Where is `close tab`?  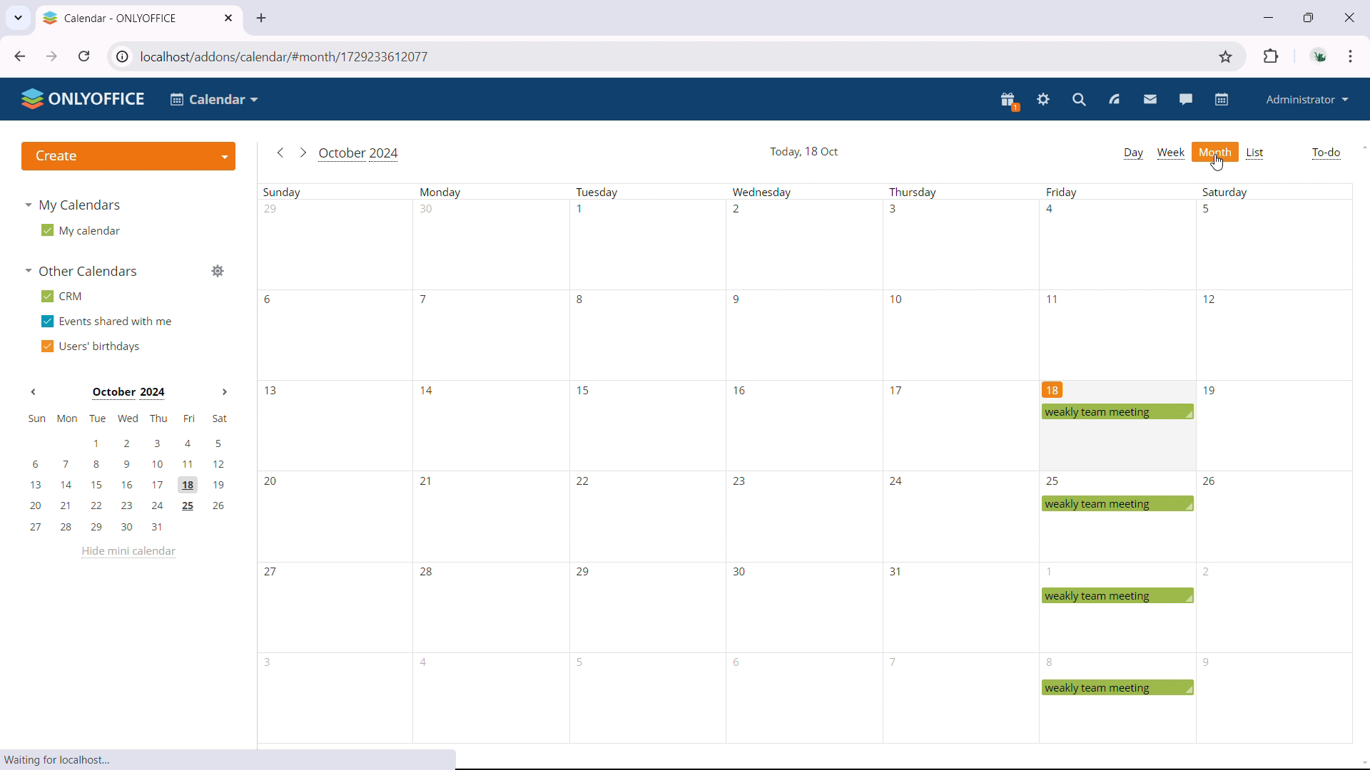 close tab is located at coordinates (229, 18).